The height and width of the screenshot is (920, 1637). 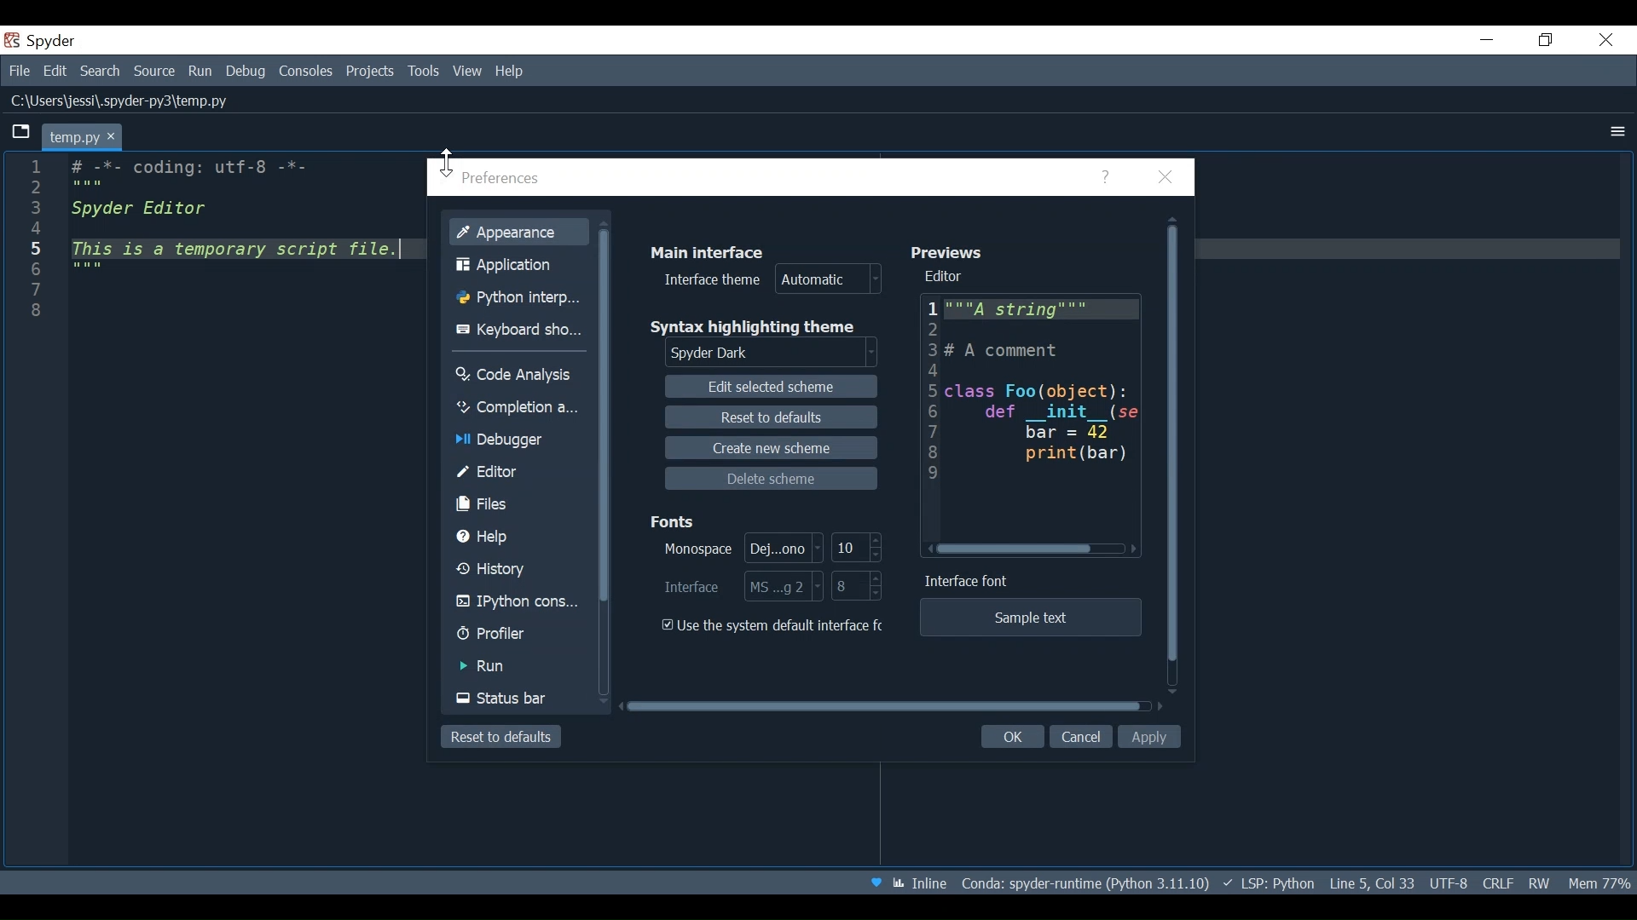 I want to click on IPython console, so click(x=518, y=603).